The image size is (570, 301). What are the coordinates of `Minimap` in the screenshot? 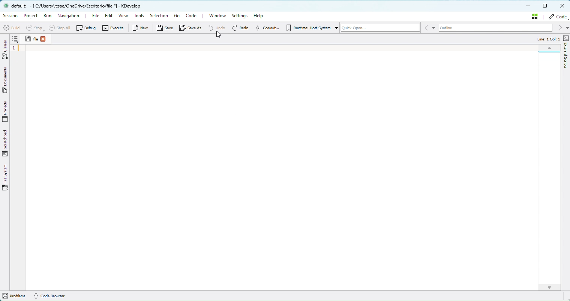 It's located at (549, 55).